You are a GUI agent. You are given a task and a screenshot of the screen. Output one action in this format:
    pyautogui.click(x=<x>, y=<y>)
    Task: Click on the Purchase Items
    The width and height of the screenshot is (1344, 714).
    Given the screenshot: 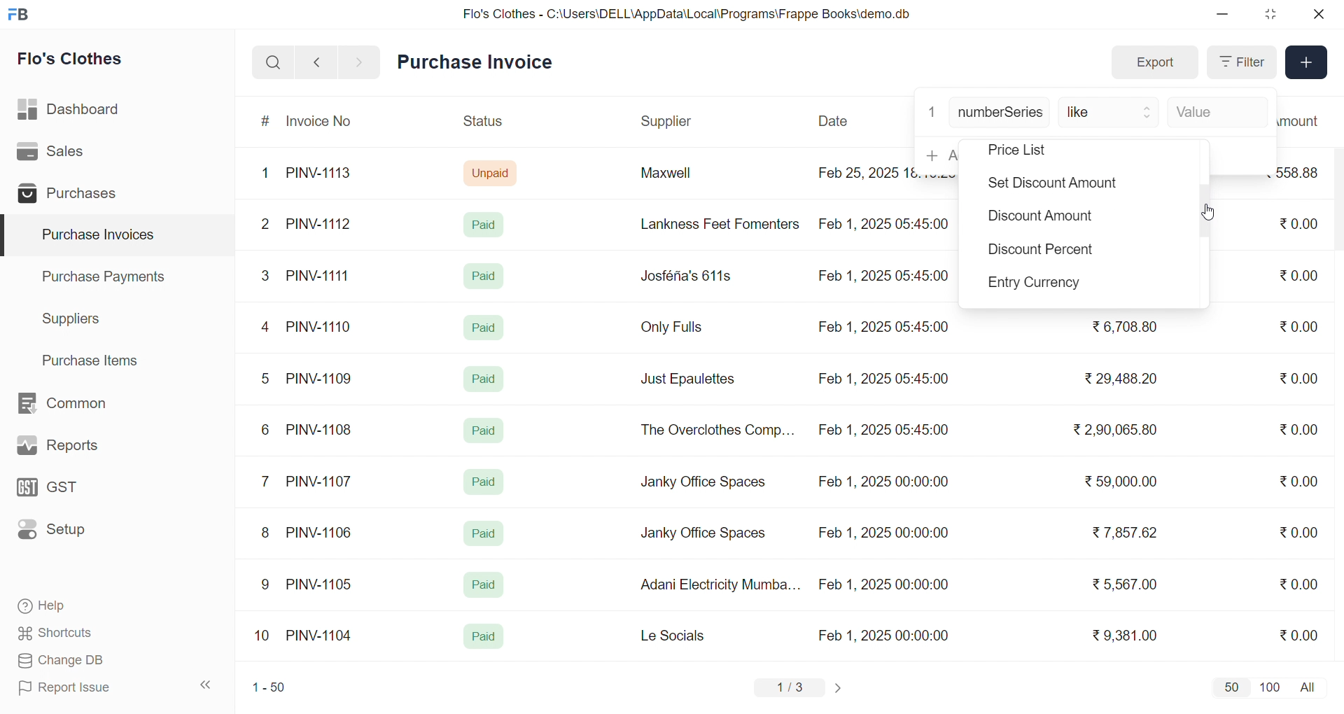 What is the action you would take?
    pyautogui.click(x=95, y=358)
    